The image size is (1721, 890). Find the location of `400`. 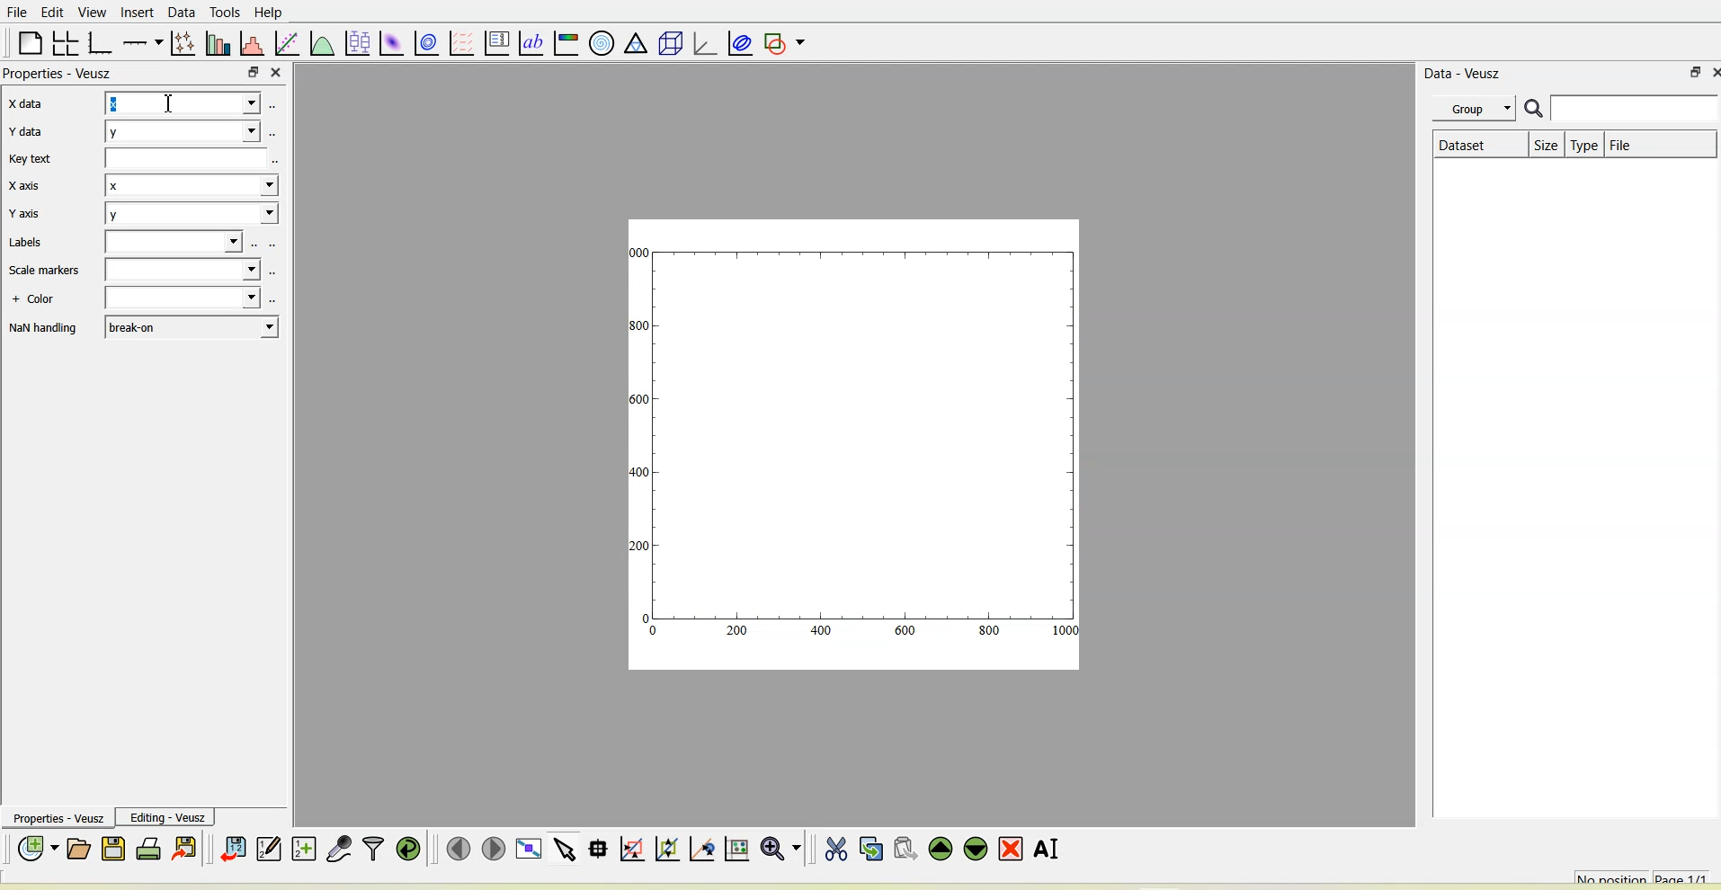

400 is located at coordinates (640, 470).